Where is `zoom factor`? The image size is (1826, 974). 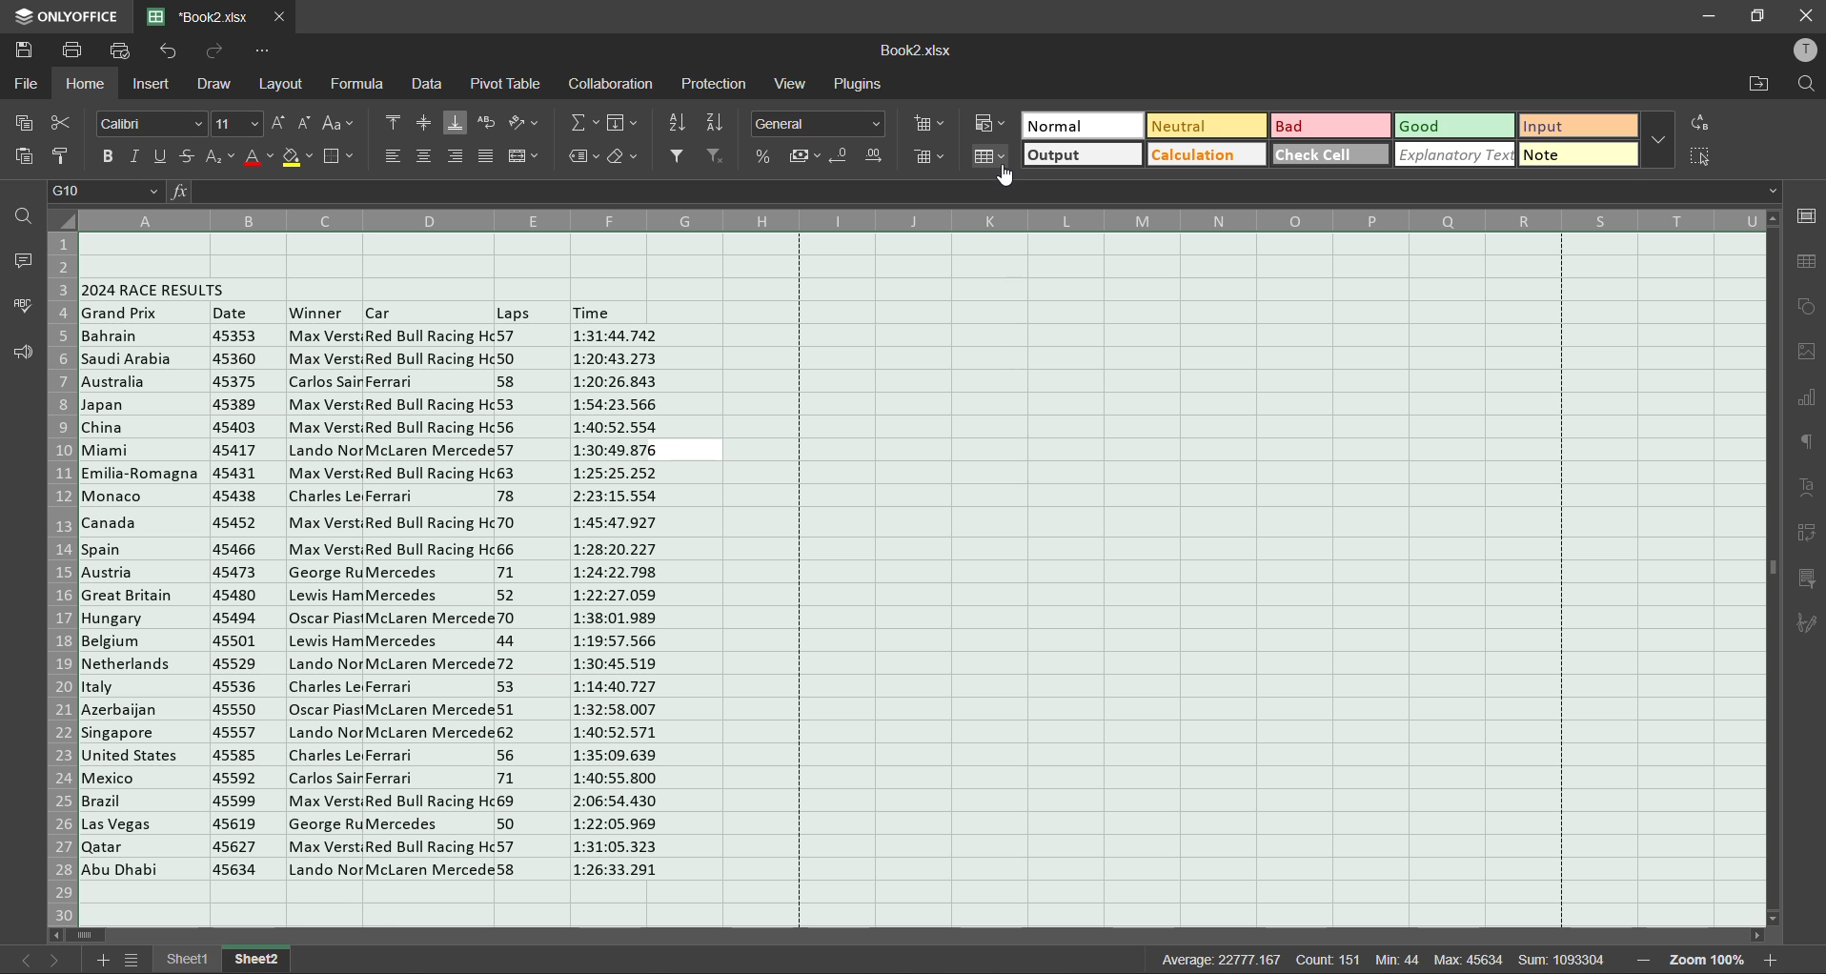
zoom factor is located at coordinates (1709, 960).